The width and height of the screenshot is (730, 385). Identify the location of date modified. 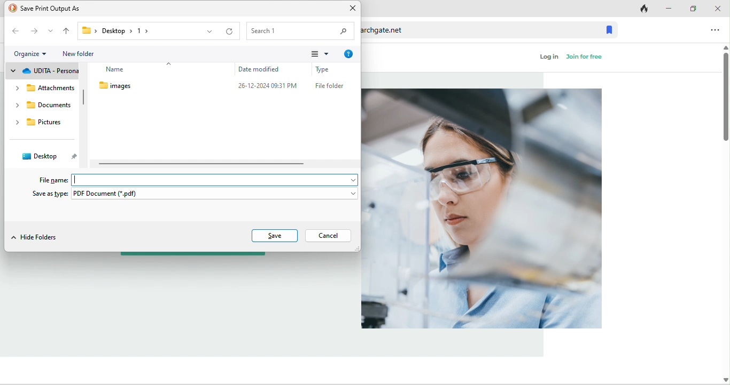
(268, 69).